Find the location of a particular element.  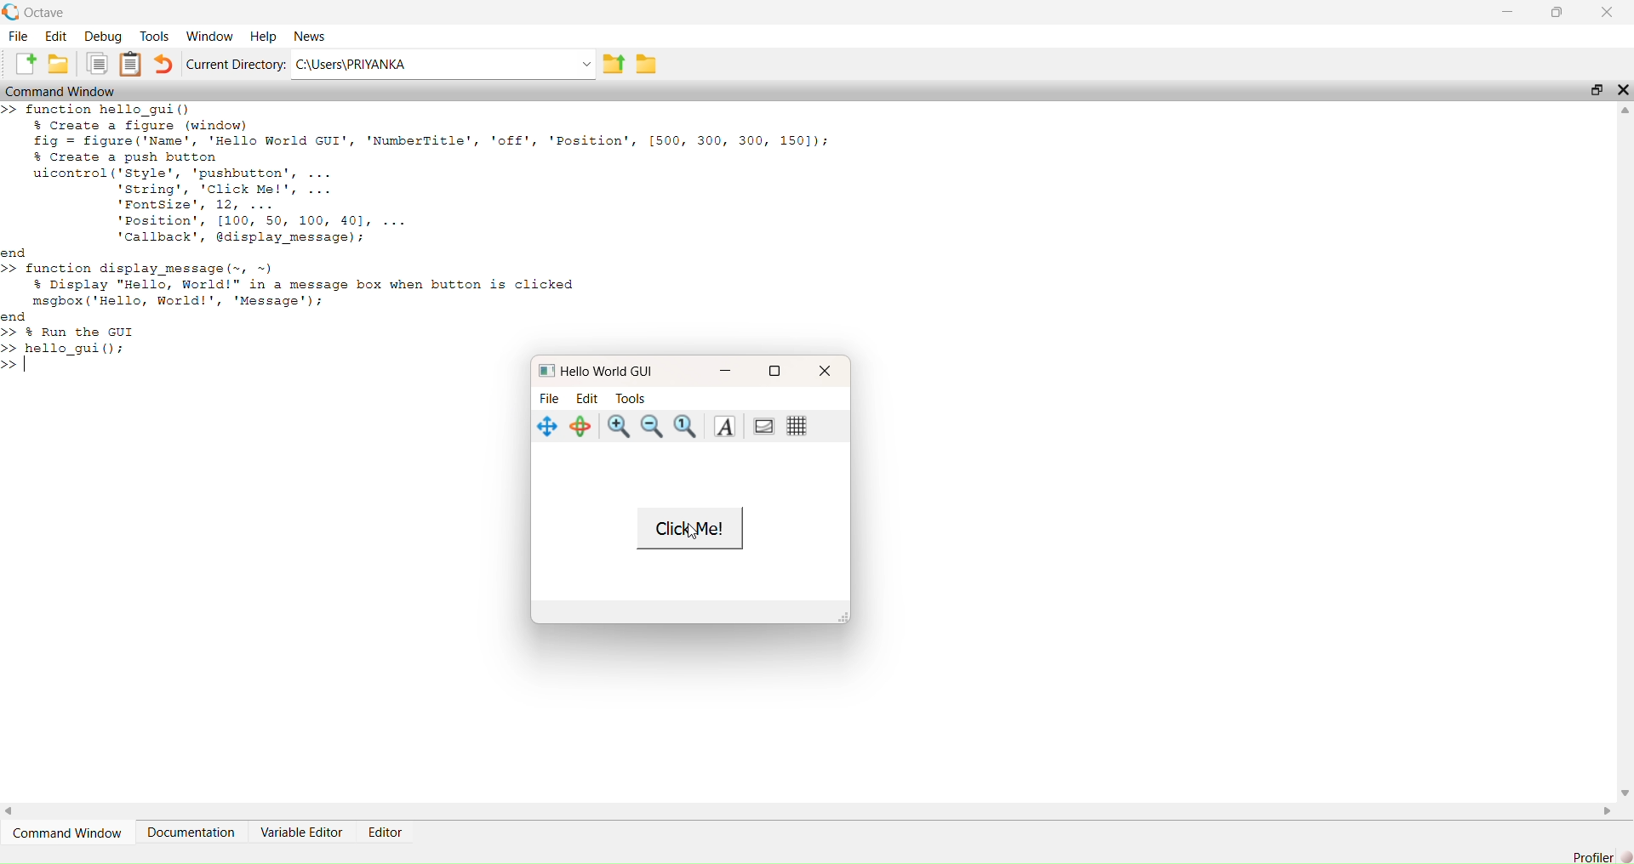

minimise is located at coordinates (723, 369).